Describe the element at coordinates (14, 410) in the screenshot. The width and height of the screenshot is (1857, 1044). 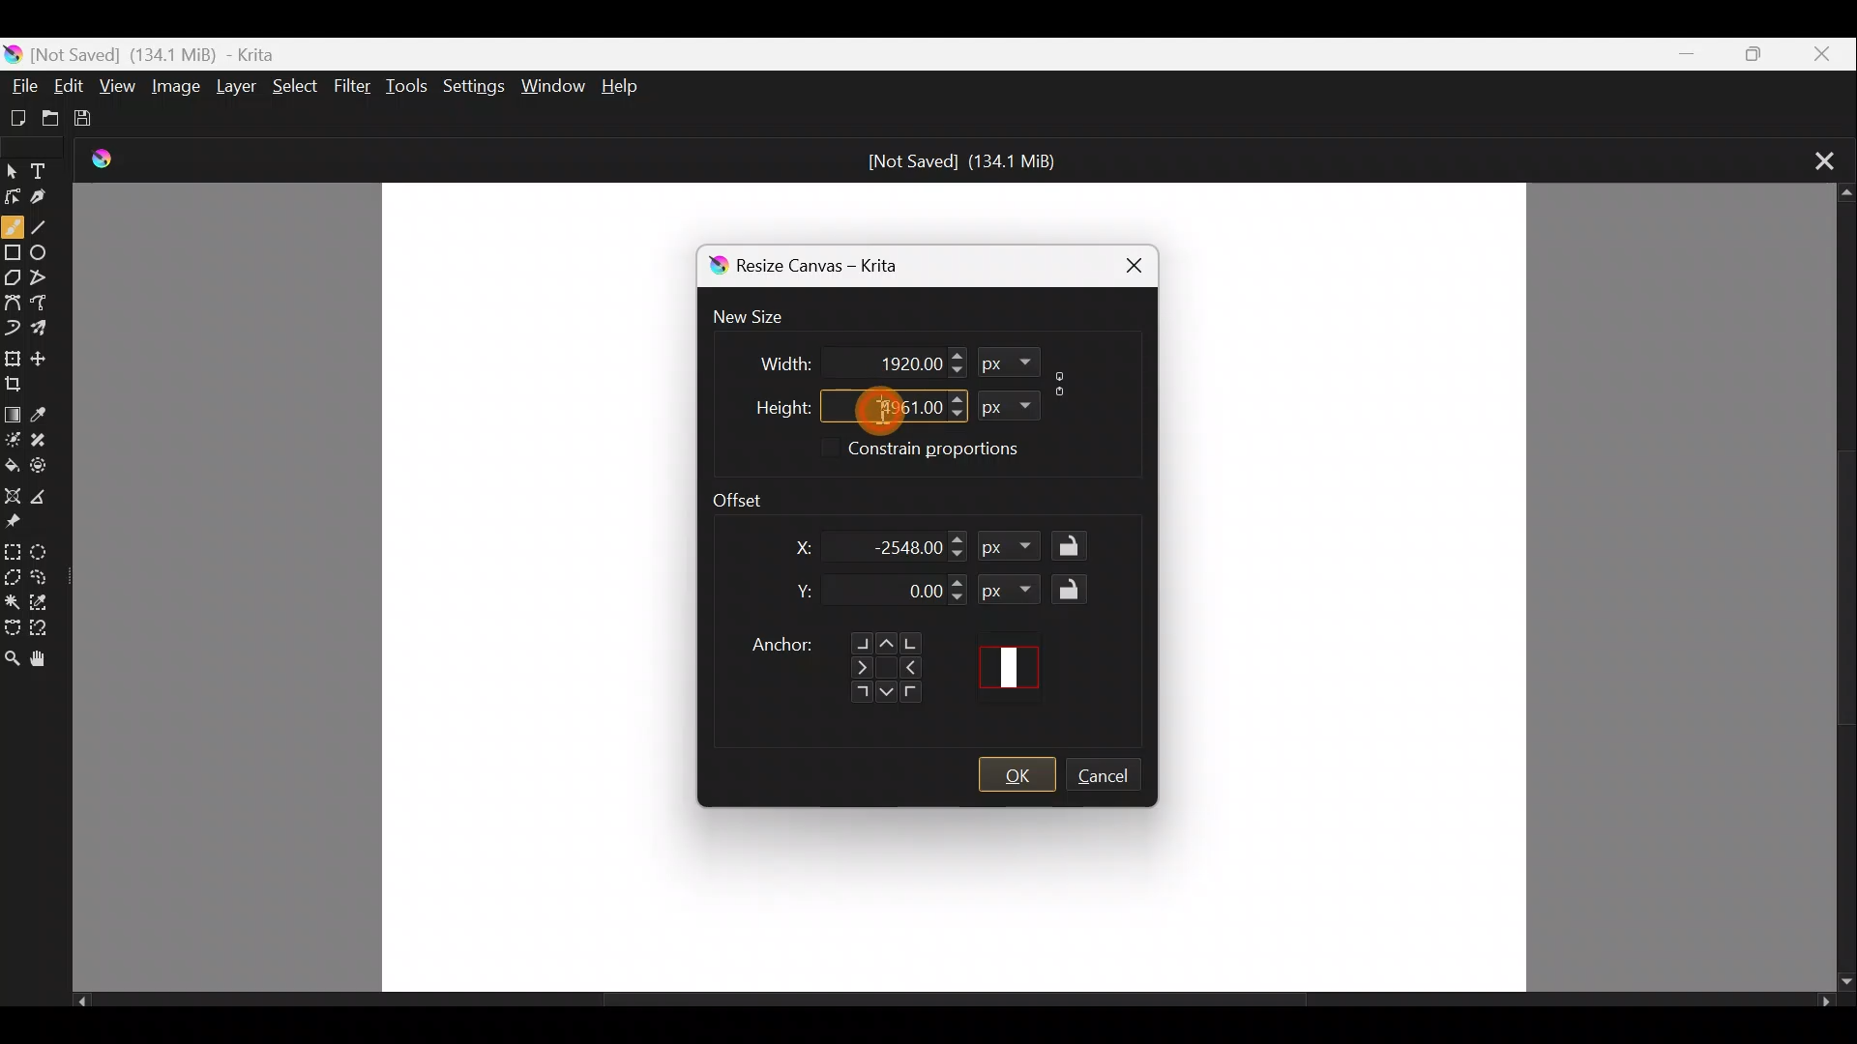
I see `Draw a gradient` at that location.